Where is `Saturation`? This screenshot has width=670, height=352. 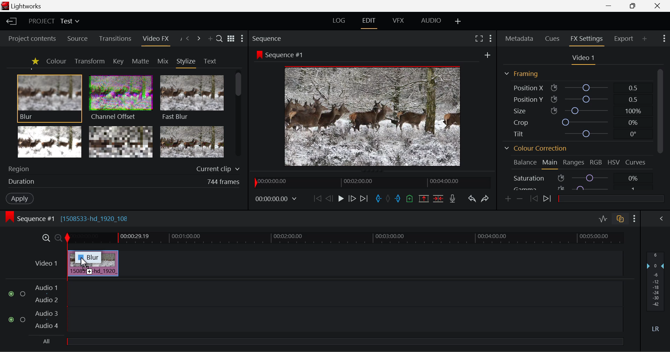 Saturation is located at coordinates (581, 177).